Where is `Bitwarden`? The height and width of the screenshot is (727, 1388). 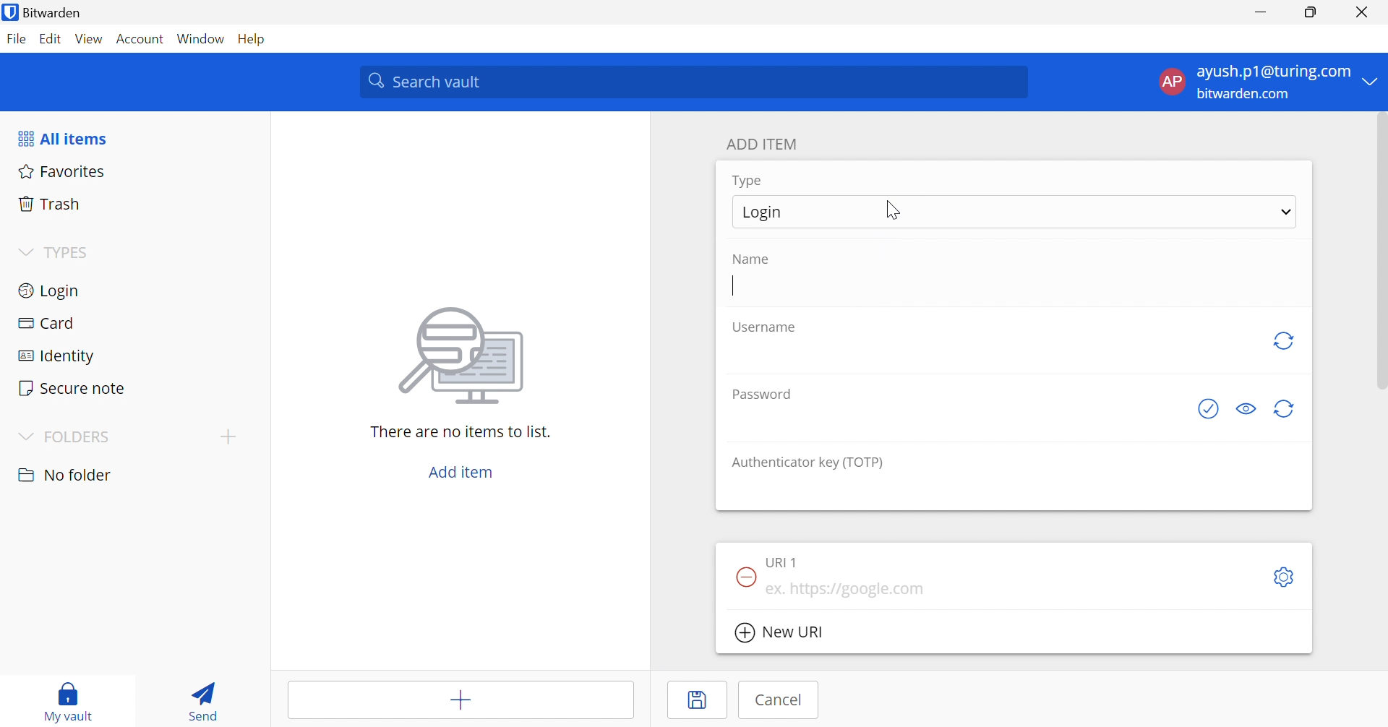 Bitwarden is located at coordinates (46, 12).